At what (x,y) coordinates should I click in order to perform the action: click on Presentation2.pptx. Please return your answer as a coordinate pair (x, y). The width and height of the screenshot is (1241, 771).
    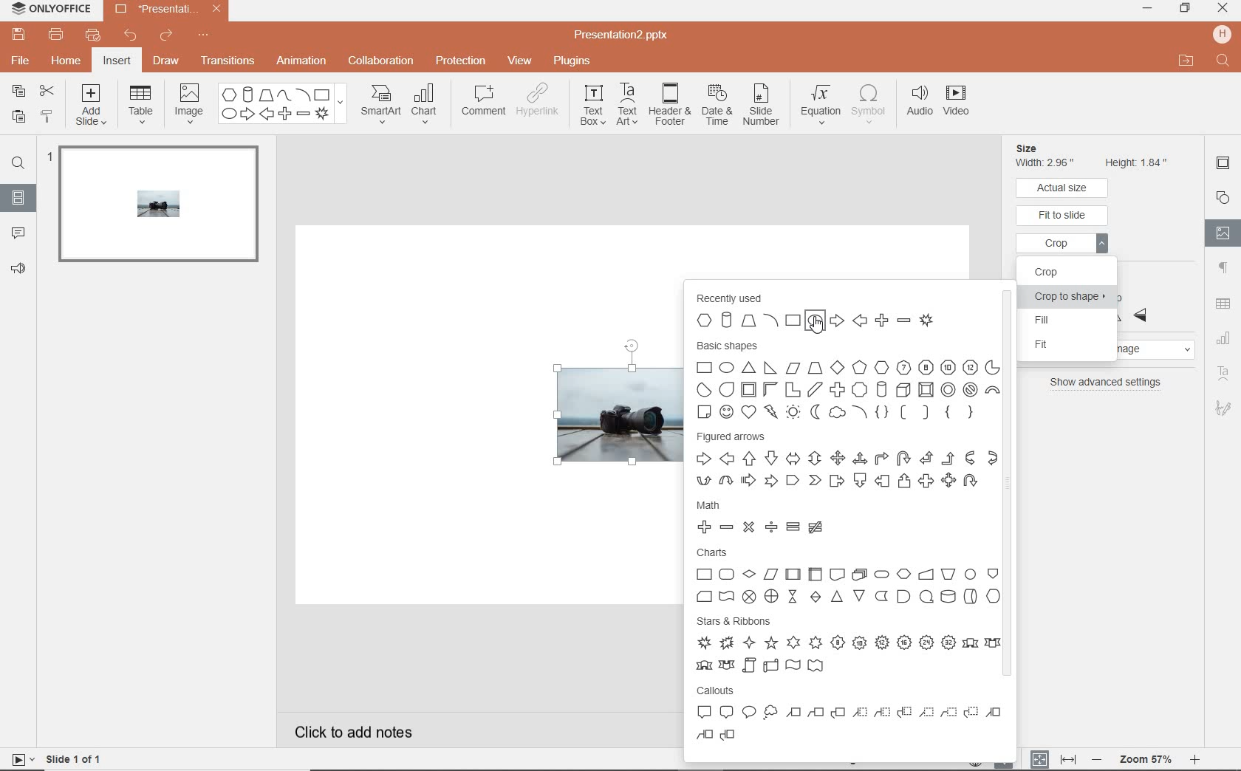
    Looking at the image, I should click on (165, 11).